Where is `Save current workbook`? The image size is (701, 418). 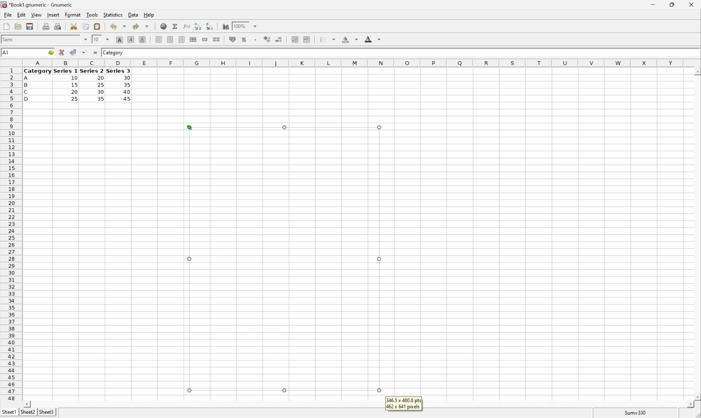 Save current workbook is located at coordinates (29, 26).